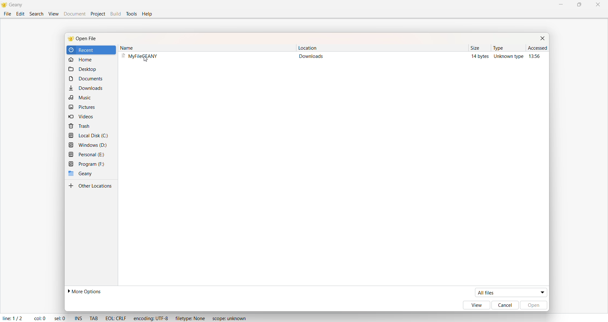 Image resolution: width=608 pixels, height=322 pixels. I want to click on File, so click(7, 14).